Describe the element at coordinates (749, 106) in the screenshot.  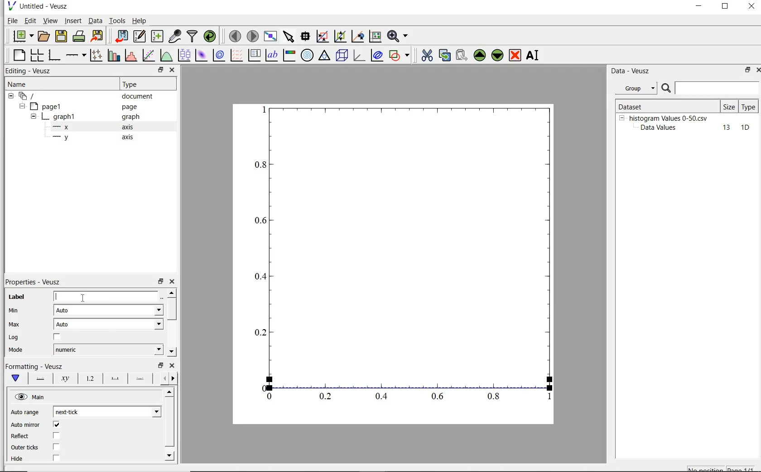
I see `type` at that location.